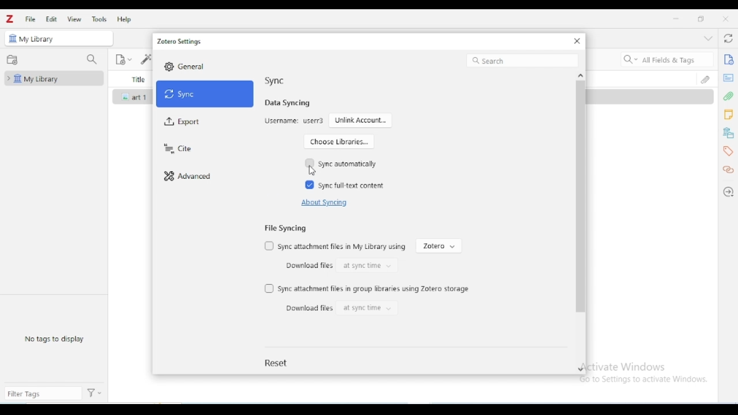 This screenshot has width=738, height=415. Describe the element at coordinates (205, 94) in the screenshot. I see `sync` at that location.